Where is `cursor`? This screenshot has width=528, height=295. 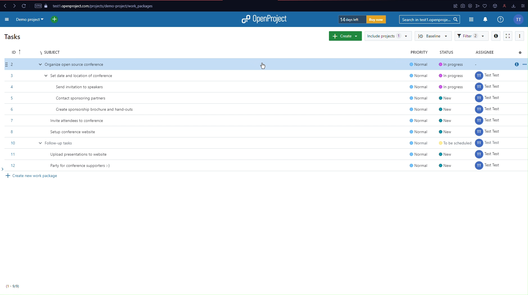
cursor is located at coordinates (265, 64).